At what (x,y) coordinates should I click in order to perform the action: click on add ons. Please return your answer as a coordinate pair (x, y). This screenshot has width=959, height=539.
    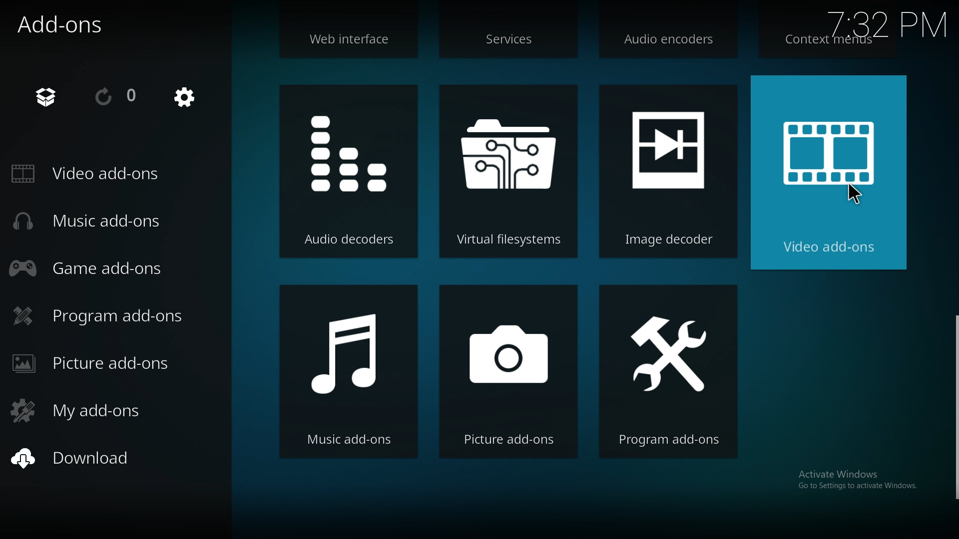
    Looking at the image, I should click on (68, 24).